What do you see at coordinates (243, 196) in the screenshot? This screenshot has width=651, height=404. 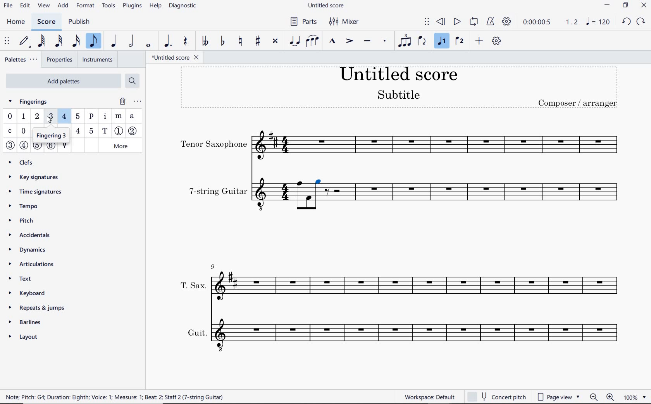 I see `INSTRUMENT: 7-STRING GUITAR` at bounding box center [243, 196].